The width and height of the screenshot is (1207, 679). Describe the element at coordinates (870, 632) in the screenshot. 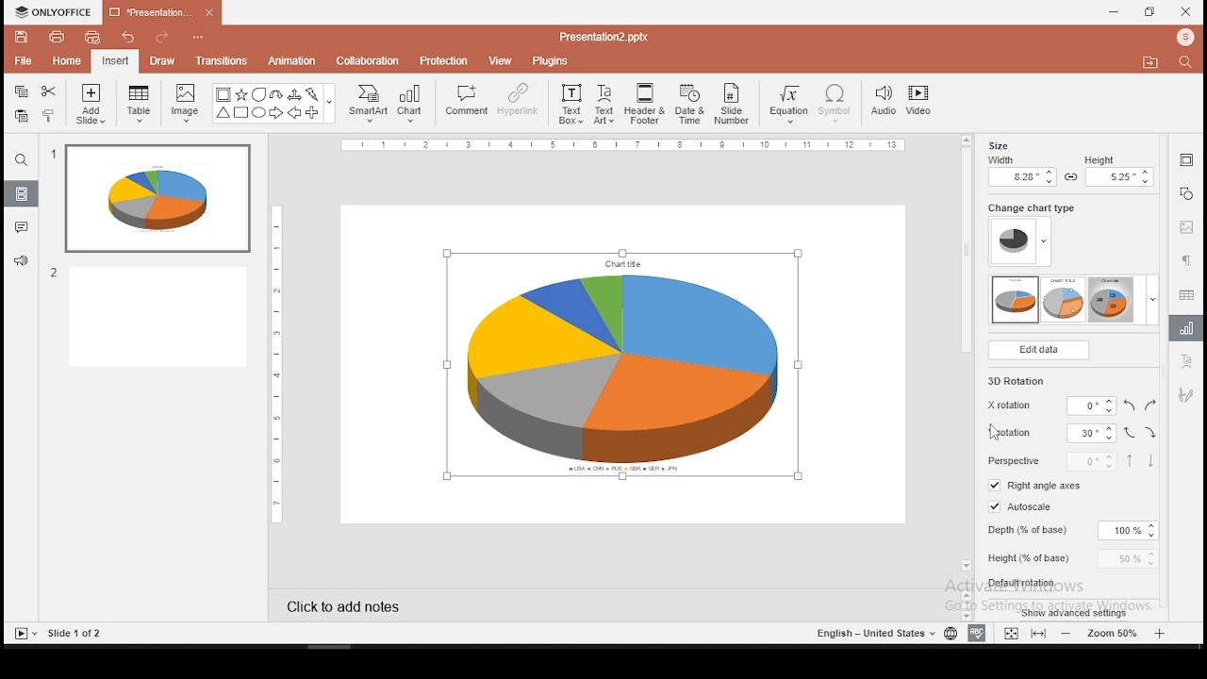

I see `English` at that location.